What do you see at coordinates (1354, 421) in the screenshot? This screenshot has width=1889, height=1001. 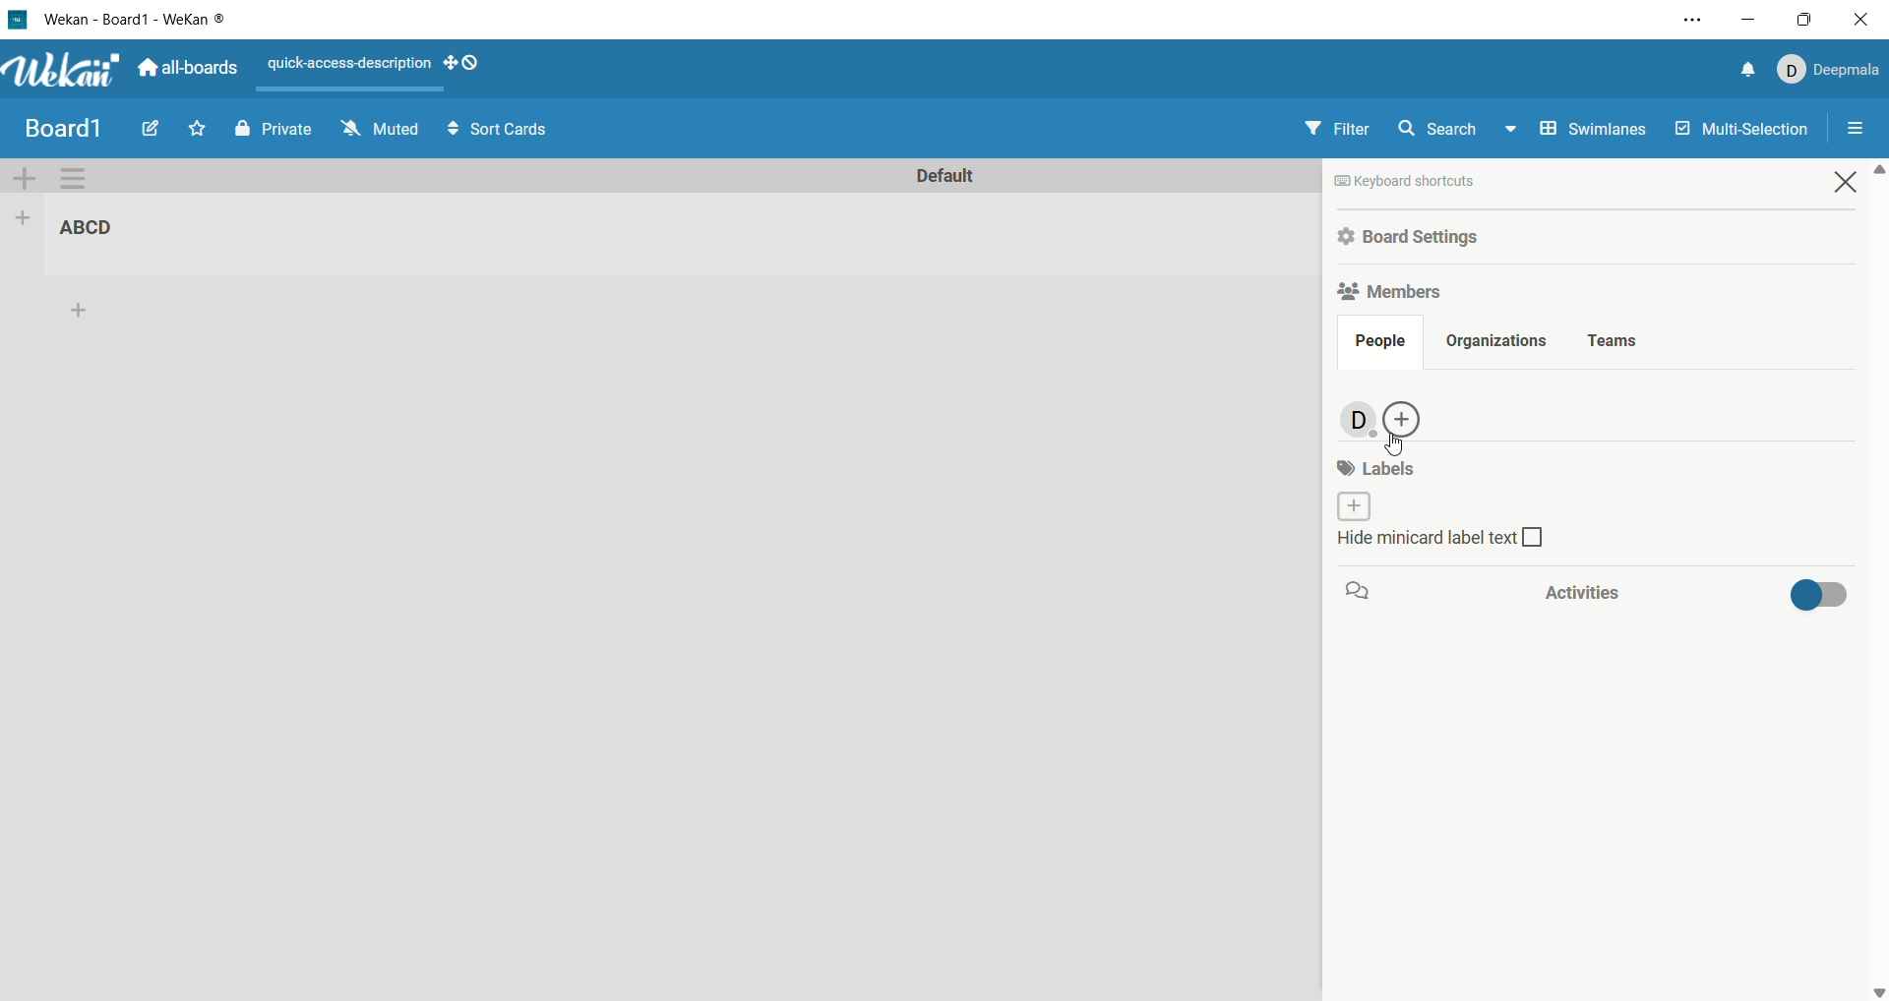 I see `admin` at bounding box center [1354, 421].